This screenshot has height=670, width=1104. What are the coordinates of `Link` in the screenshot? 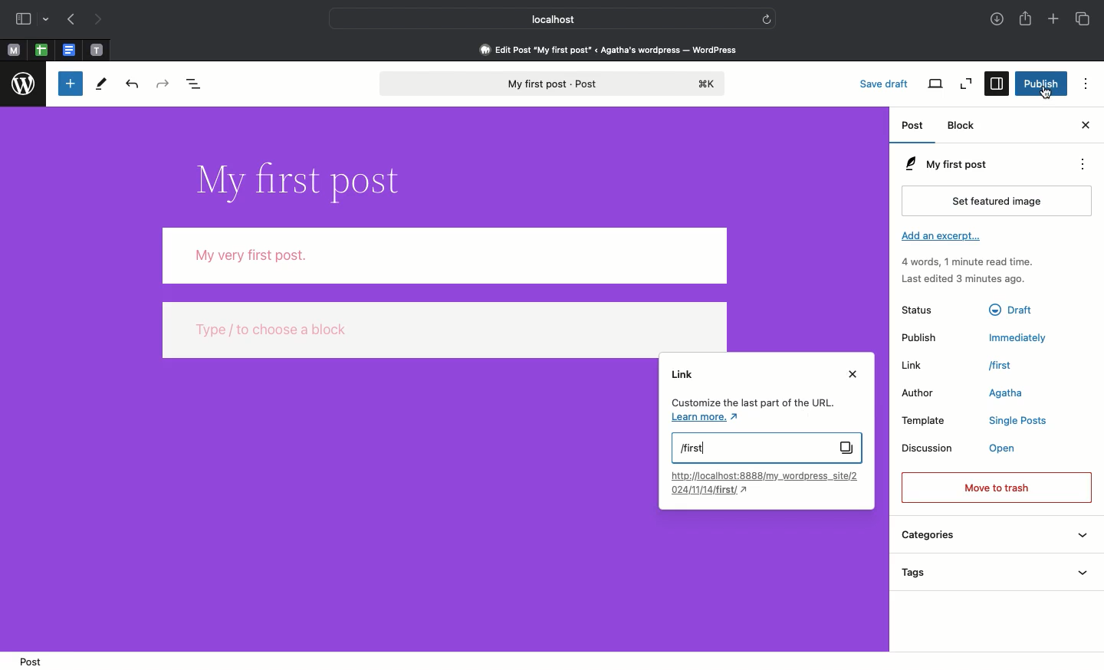 It's located at (917, 365).